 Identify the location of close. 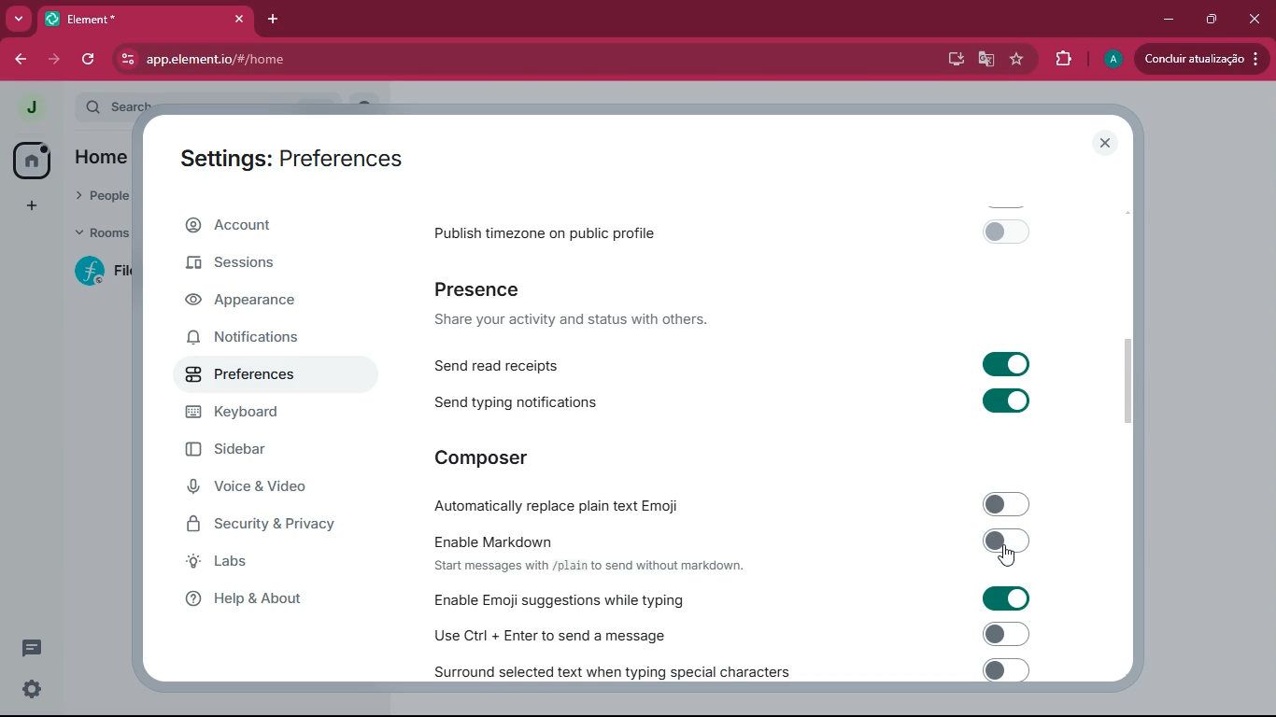
(1253, 19).